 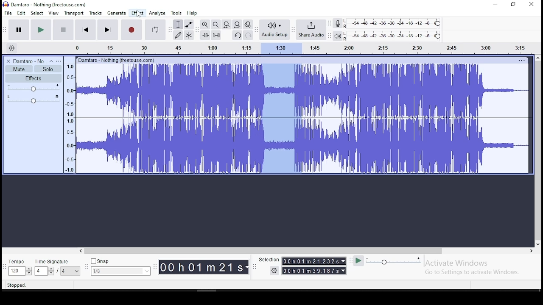 I want to click on drop down, so click(x=28, y=271).